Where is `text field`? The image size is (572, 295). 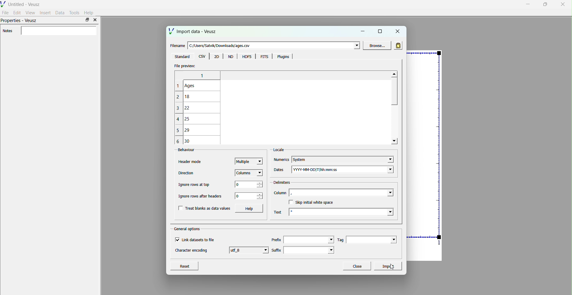
text field is located at coordinates (342, 212).